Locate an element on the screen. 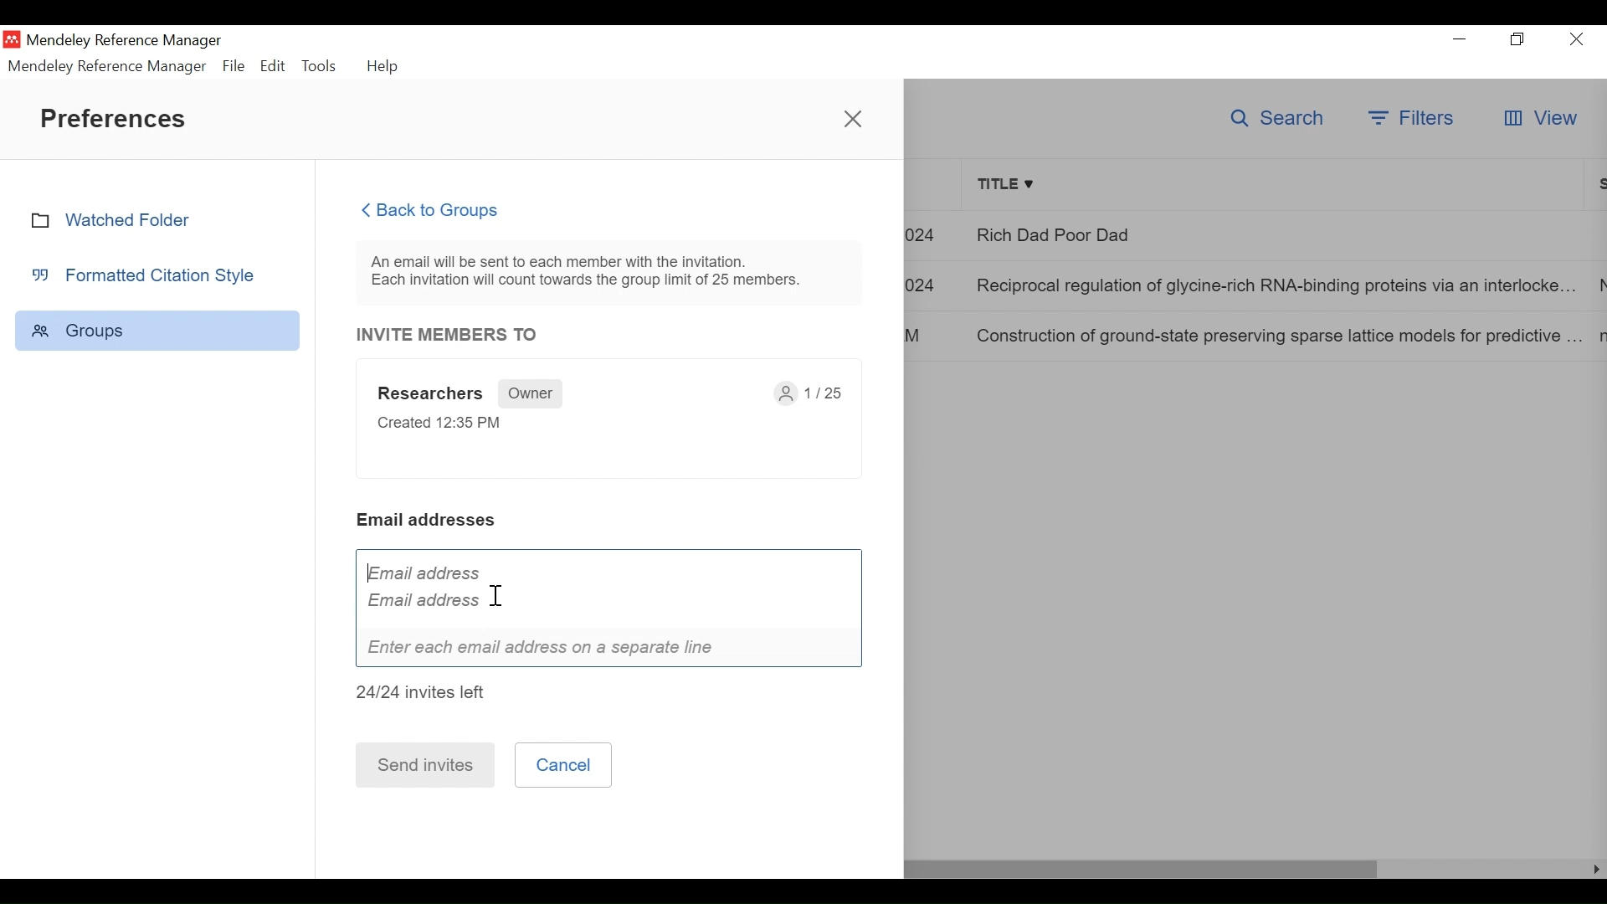  Email address
Email address I
Enter each email address on a separate line is located at coordinates (606, 611).